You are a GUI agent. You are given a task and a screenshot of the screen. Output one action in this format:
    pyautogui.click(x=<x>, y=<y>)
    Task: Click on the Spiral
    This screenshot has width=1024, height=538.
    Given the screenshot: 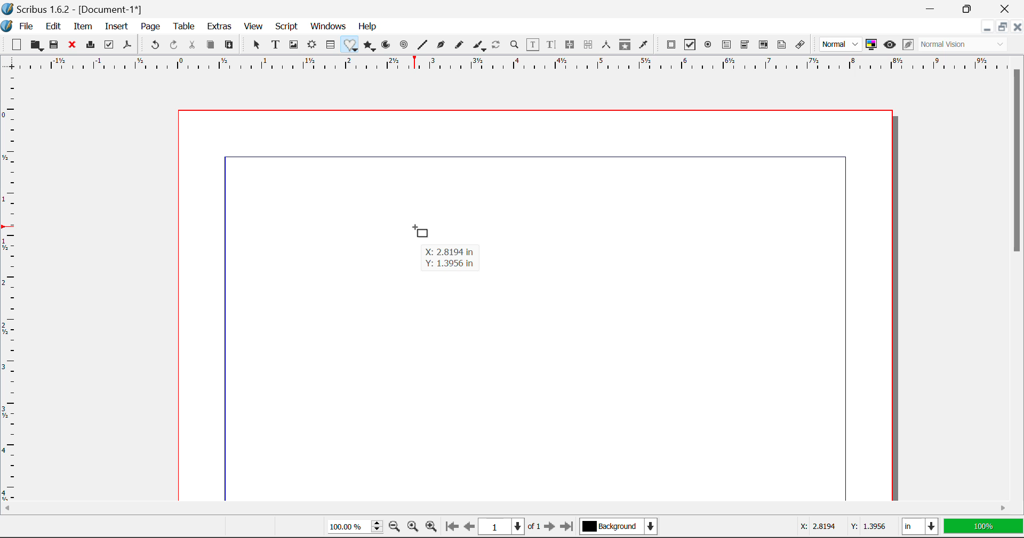 What is the action you would take?
    pyautogui.click(x=404, y=45)
    